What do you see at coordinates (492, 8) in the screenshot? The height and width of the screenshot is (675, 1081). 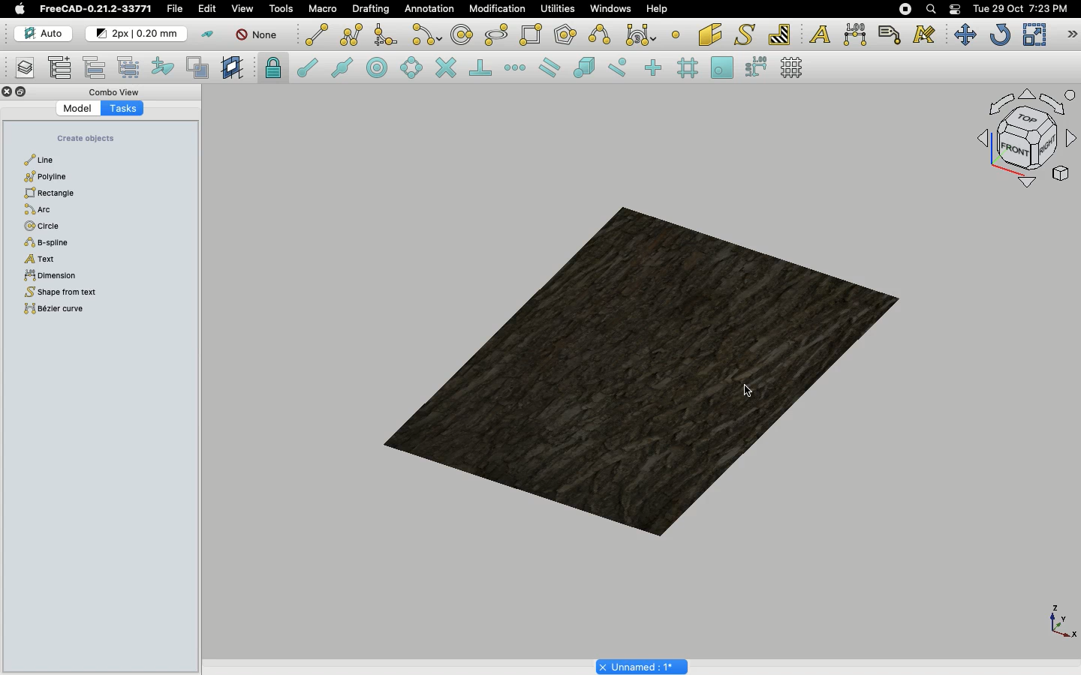 I see `Modification` at bounding box center [492, 8].